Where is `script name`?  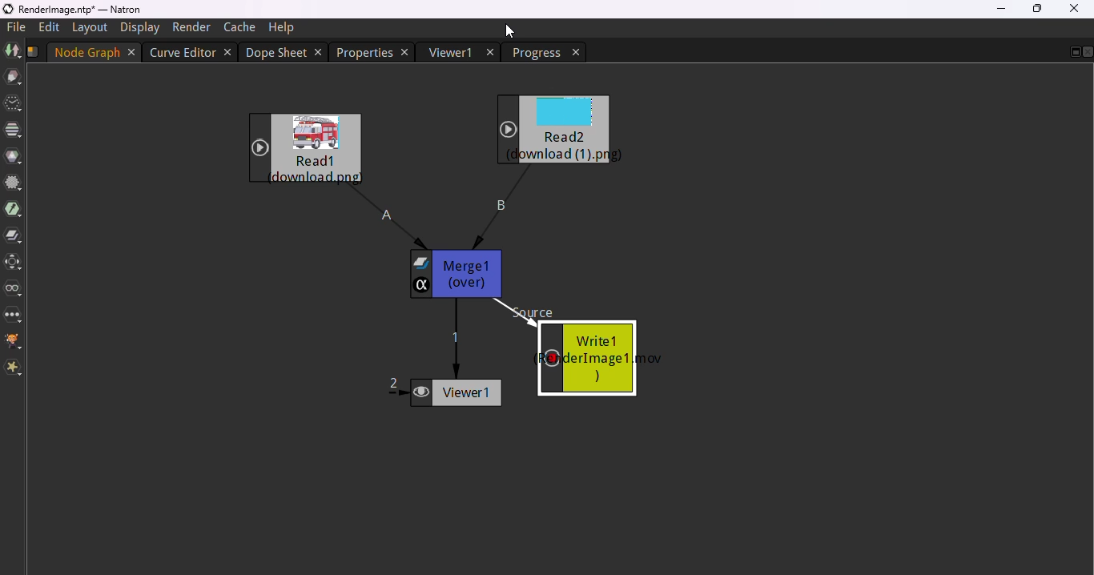
script name is located at coordinates (33, 50).